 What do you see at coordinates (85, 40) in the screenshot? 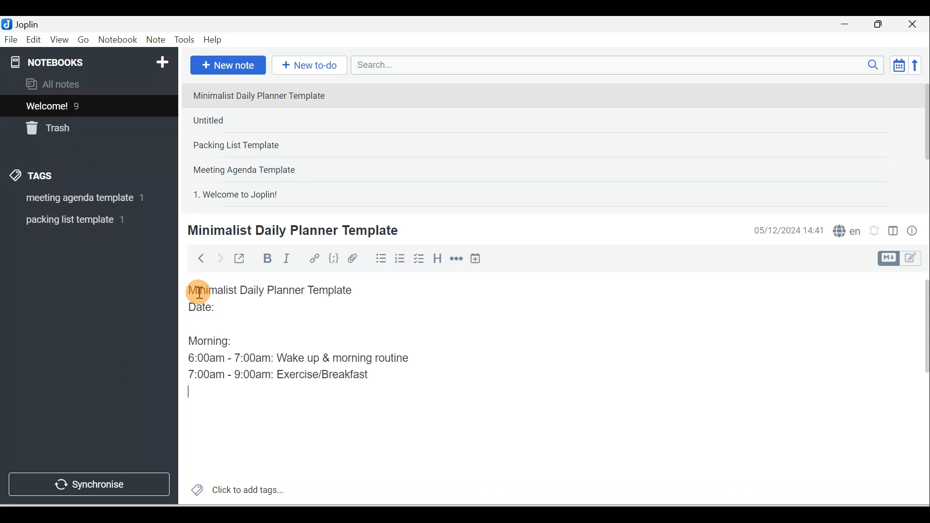
I see `Go` at bounding box center [85, 40].